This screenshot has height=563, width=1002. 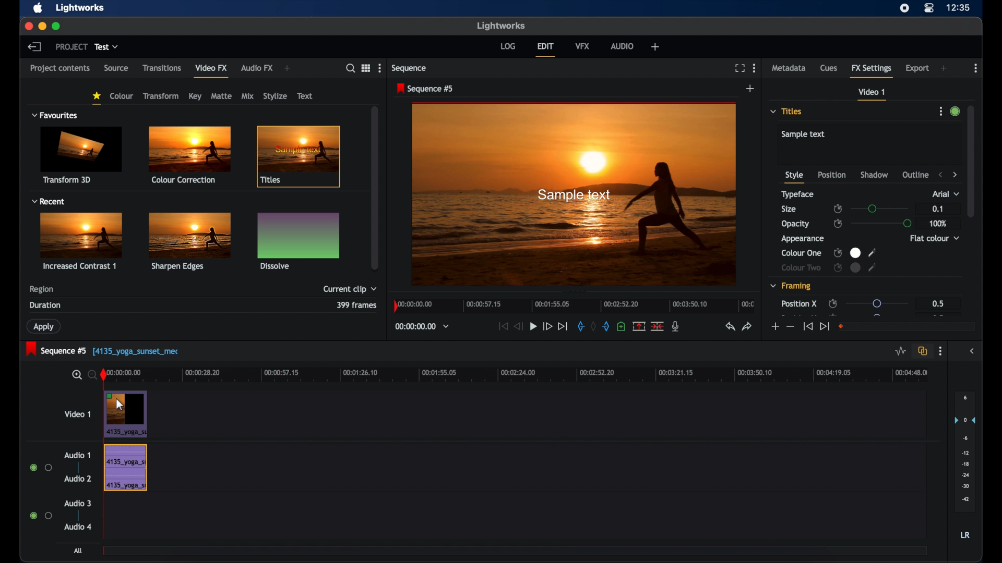 What do you see at coordinates (56, 349) in the screenshot?
I see `sequence 5` at bounding box center [56, 349].